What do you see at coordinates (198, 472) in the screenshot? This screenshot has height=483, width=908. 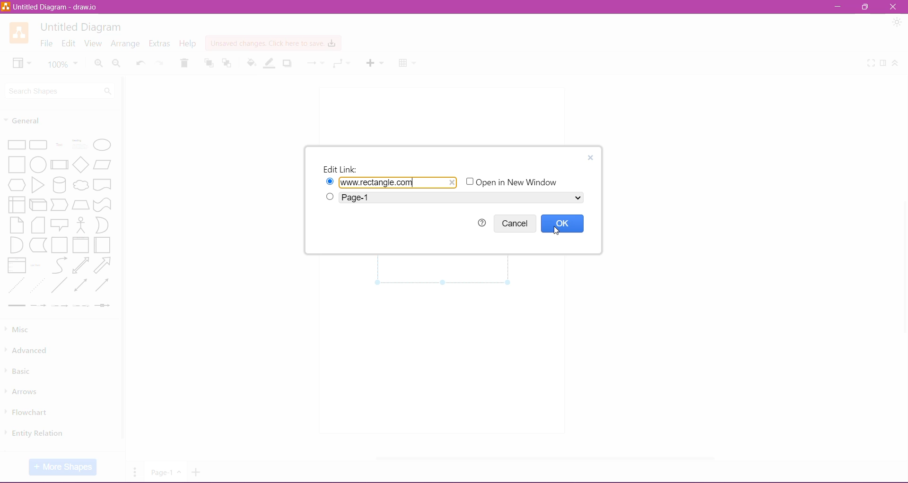 I see `Insert Page` at bounding box center [198, 472].